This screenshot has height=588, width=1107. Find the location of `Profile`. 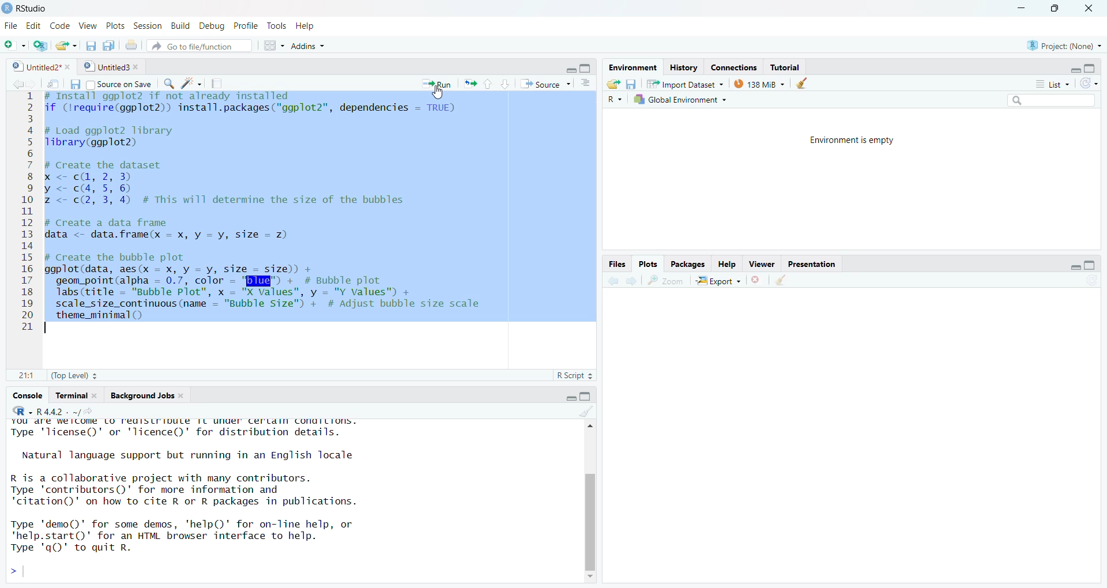

Profile is located at coordinates (246, 25).